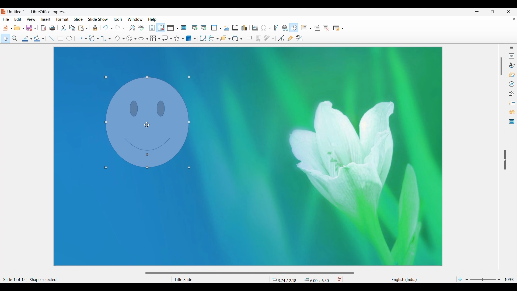  Describe the element at coordinates (129, 39) in the screenshot. I see `Selected symbol` at that location.